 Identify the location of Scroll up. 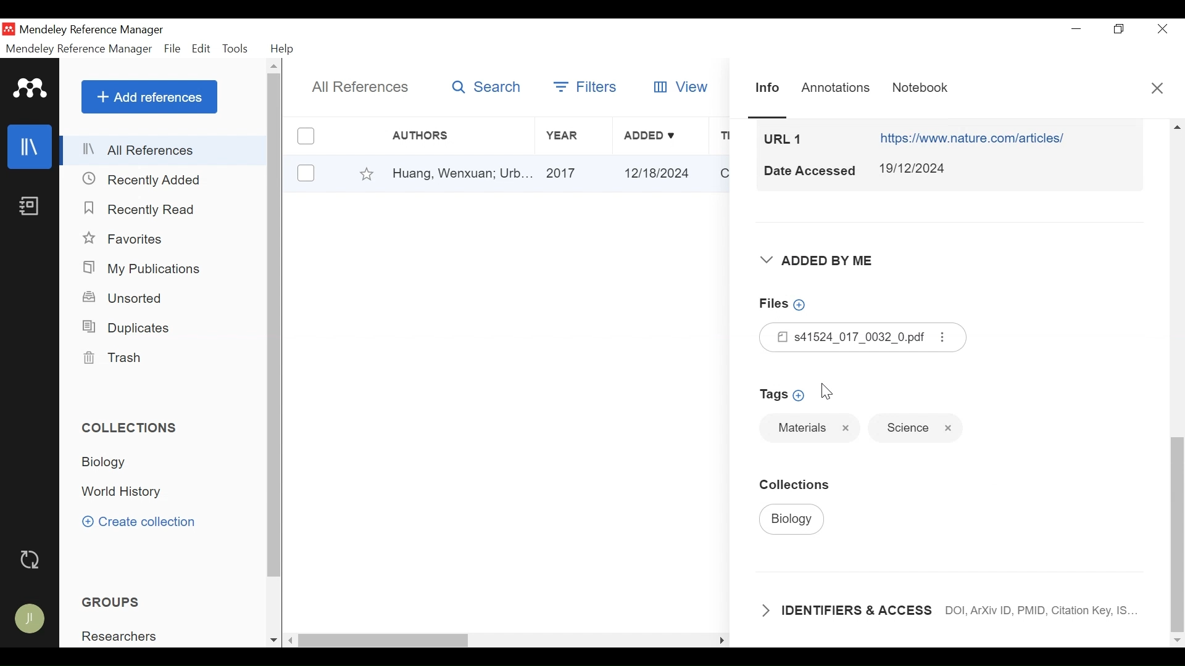
(275, 67).